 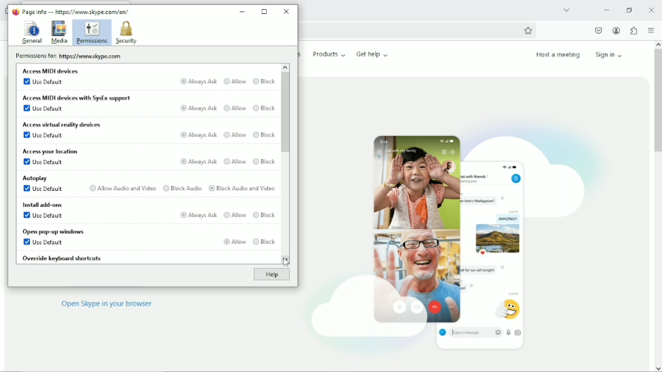 I want to click on Allow, so click(x=232, y=241).